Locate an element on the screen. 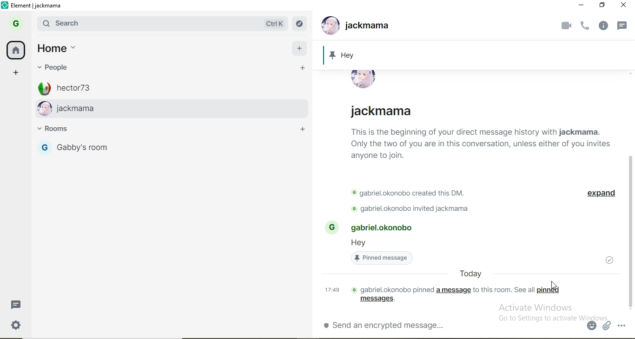 The image size is (635, 339). navigate is located at coordinates (300, 23).